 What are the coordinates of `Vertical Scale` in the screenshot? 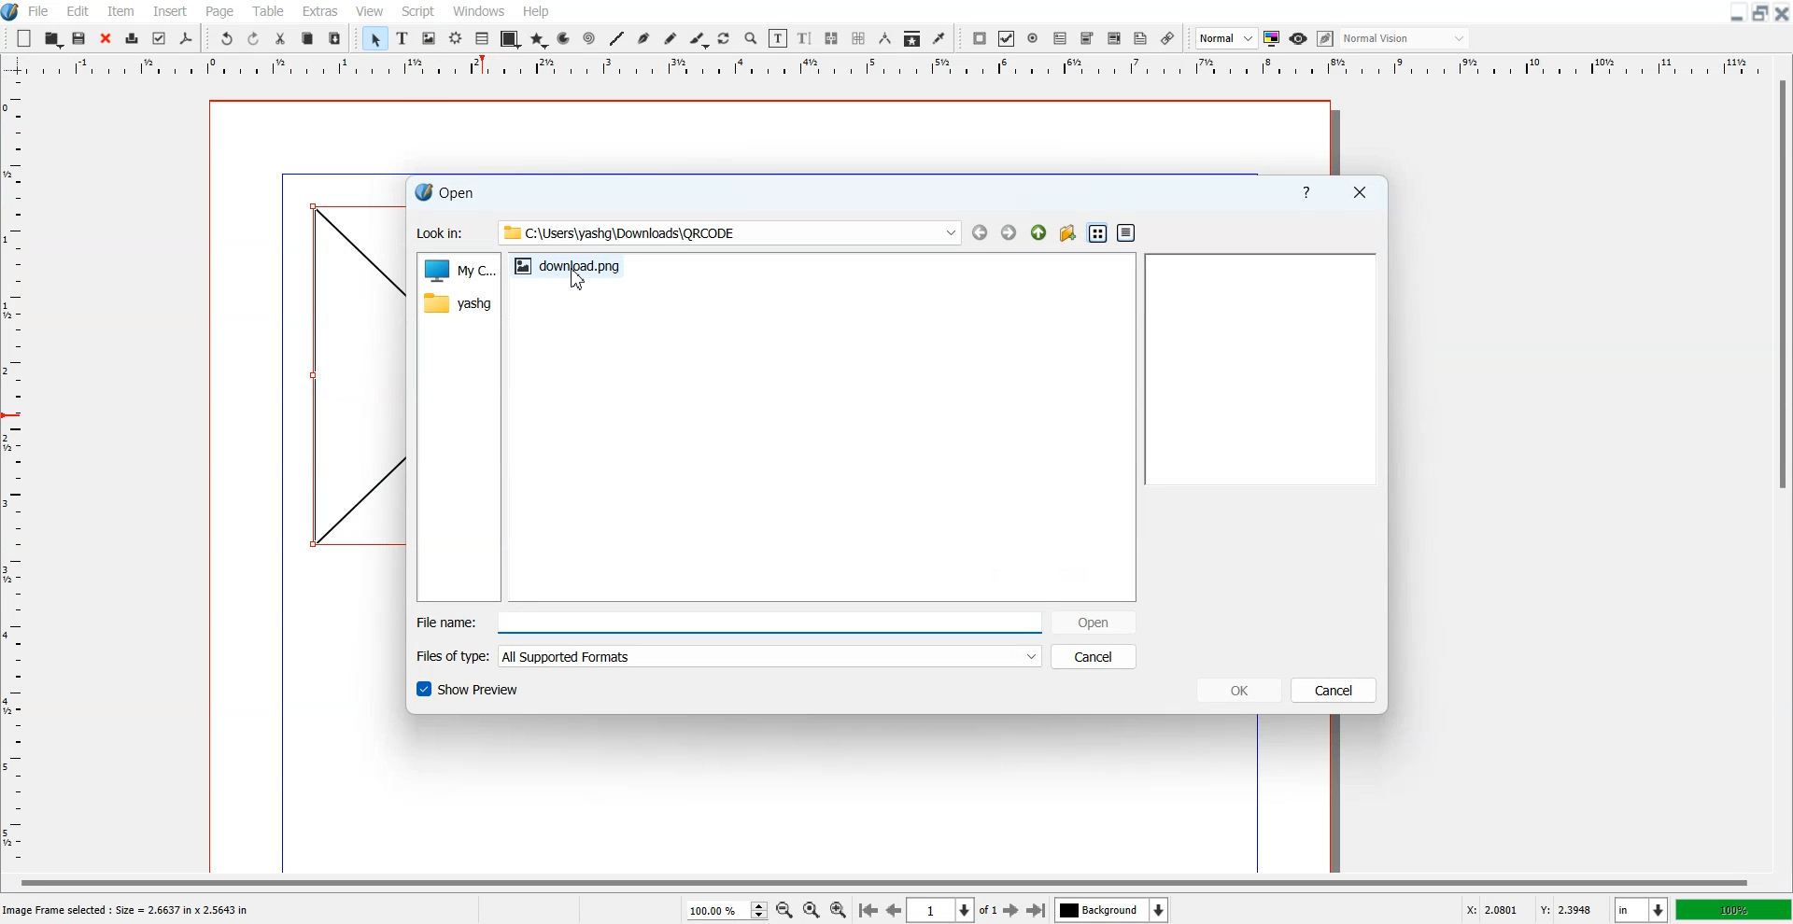 It's located at (896, 67).